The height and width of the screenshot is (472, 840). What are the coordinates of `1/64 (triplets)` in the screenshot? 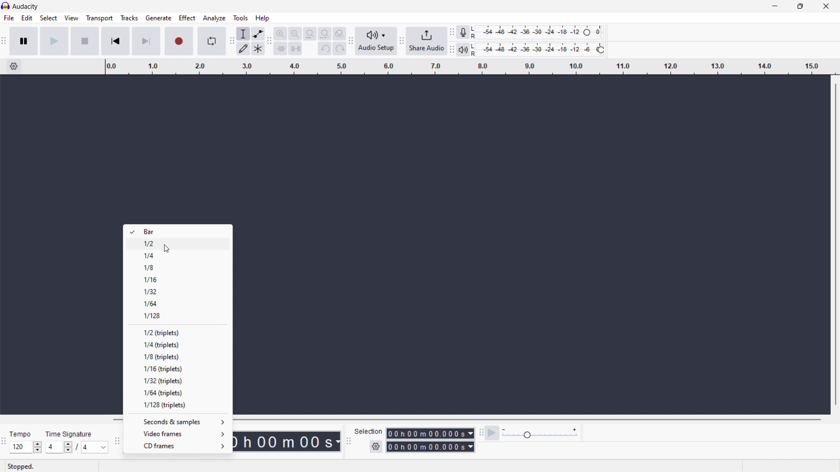 It's located at (177, 392).